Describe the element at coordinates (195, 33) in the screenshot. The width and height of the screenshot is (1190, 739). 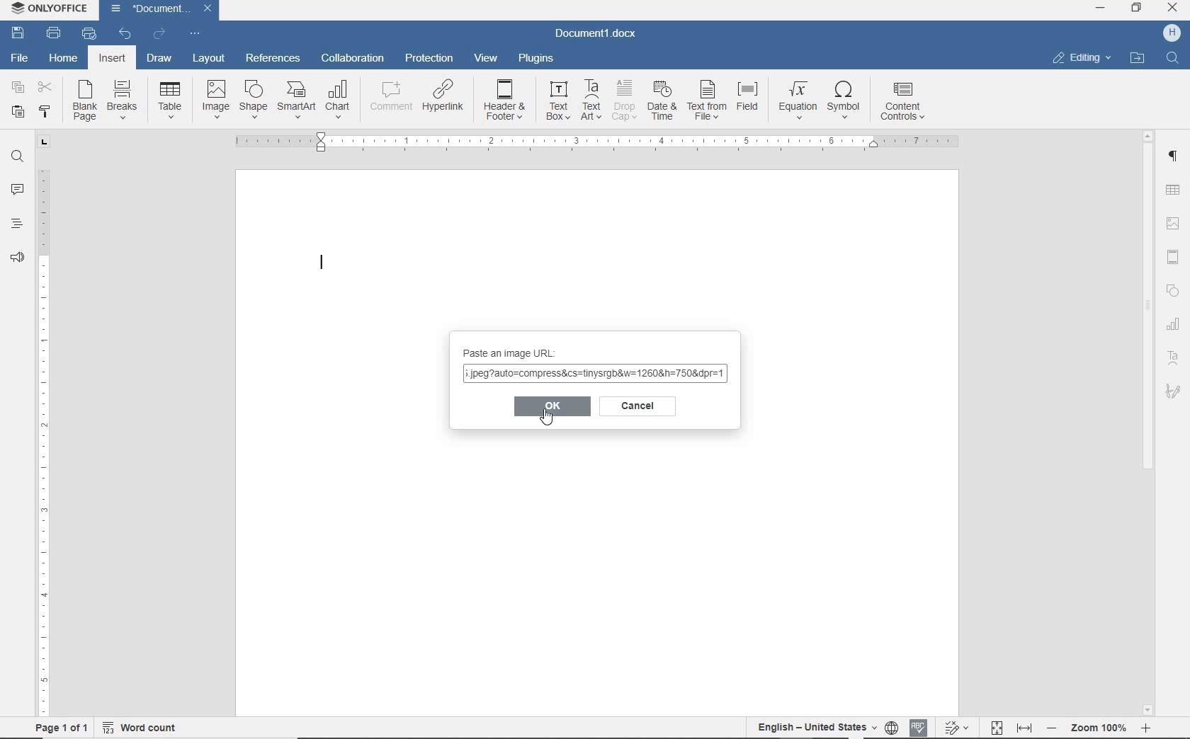
I see `customize quick access toolbar` at that location.